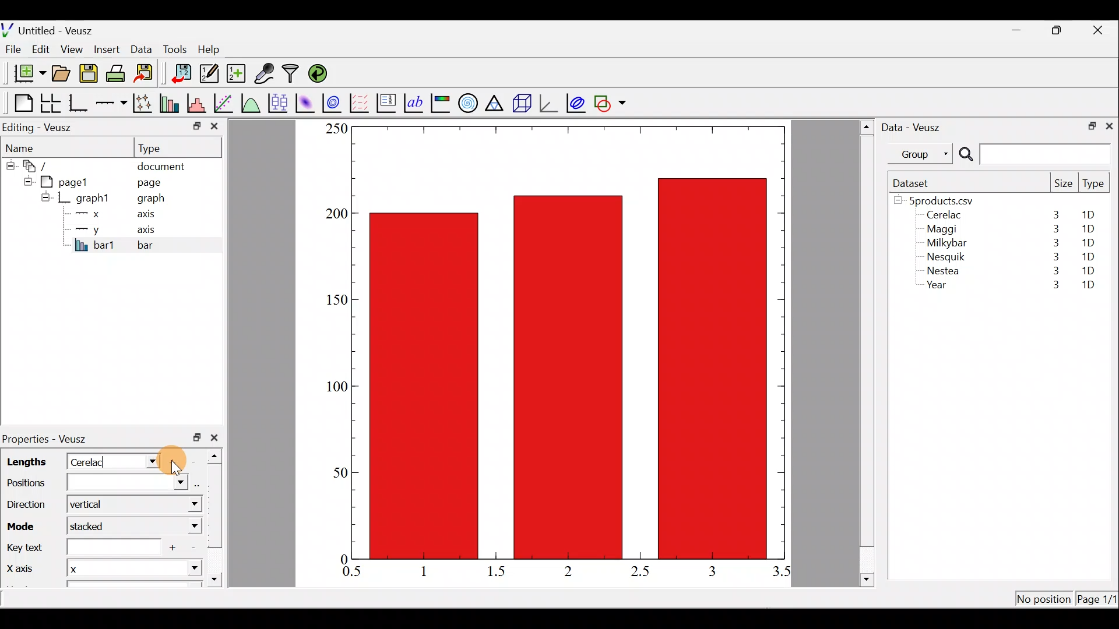 The image size is (1119, 629). Describe the element at coordinates (361, 103) in the screenshot. I see `Plot a vector field` at that location.